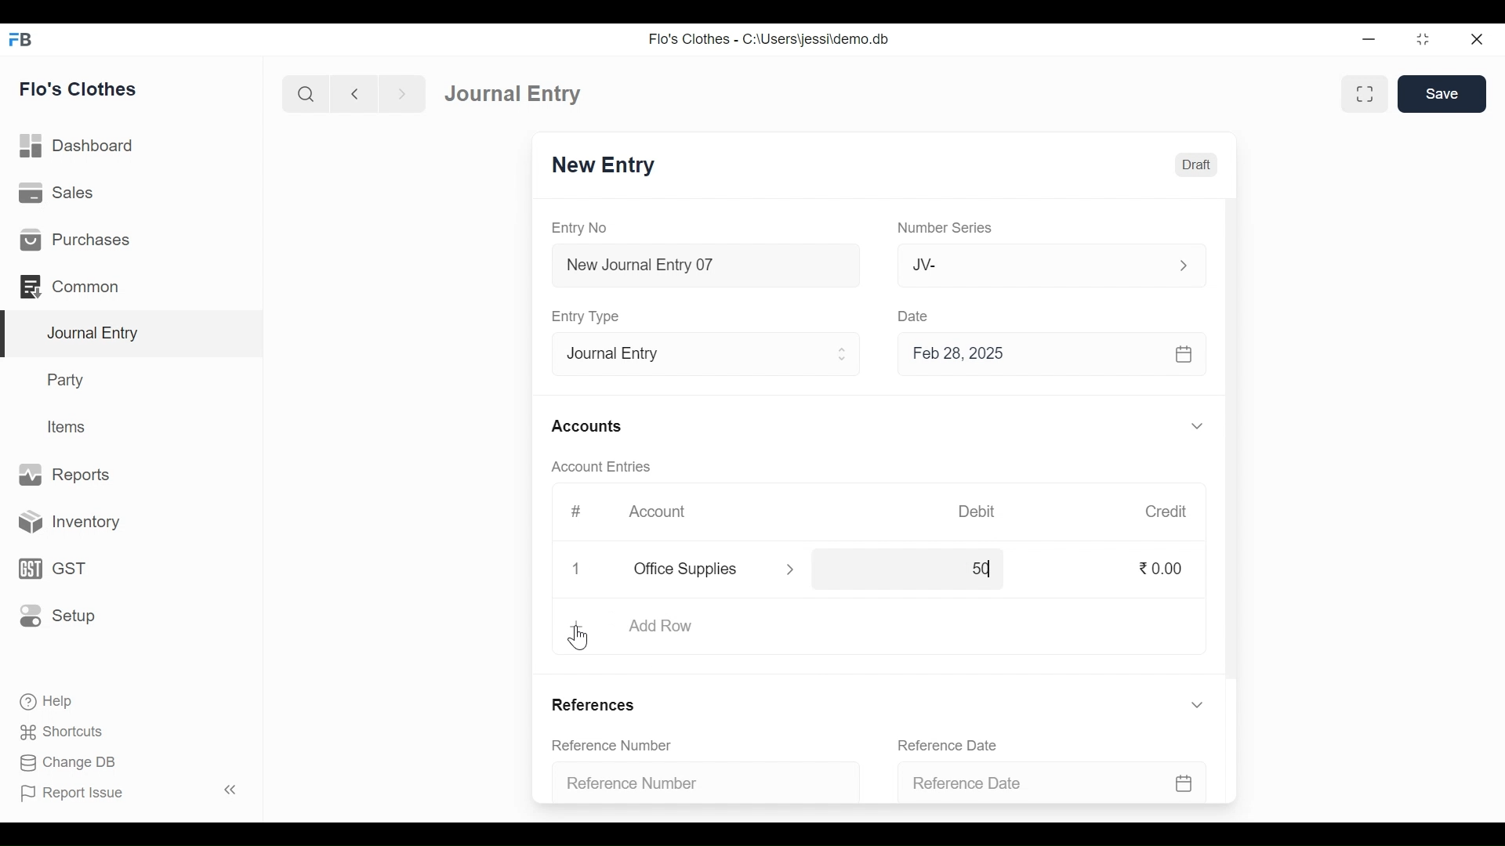 The image size is (1505, 846). I want to click on Credit, so click(1167, 512).